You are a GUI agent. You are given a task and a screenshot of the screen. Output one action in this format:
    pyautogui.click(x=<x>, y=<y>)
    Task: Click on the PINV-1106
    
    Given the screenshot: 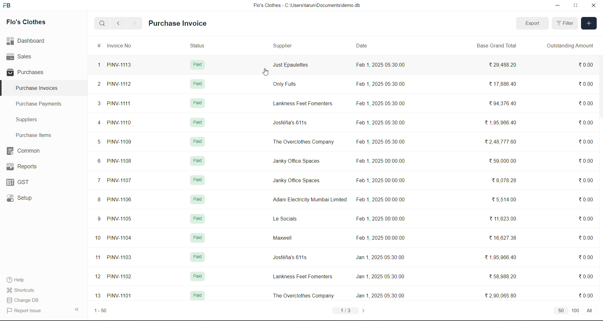 What is the action you would take?
    pyautogui.click(x=122, y=199)
    